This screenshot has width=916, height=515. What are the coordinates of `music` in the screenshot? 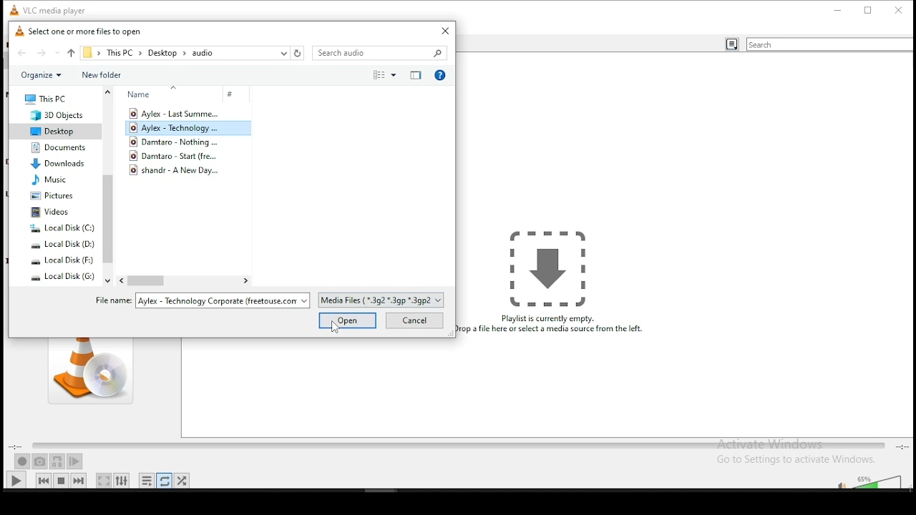 It's located at (49, 180).